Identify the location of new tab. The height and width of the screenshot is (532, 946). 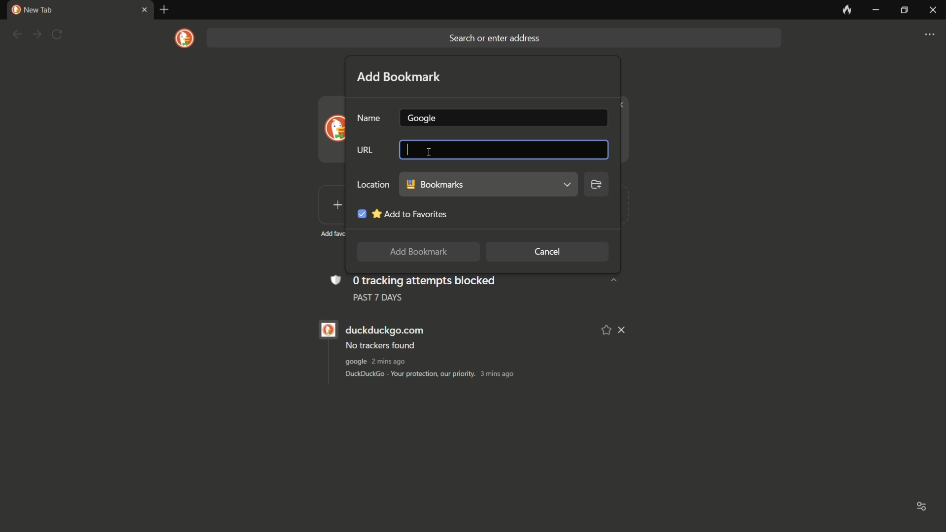
(32, 10).